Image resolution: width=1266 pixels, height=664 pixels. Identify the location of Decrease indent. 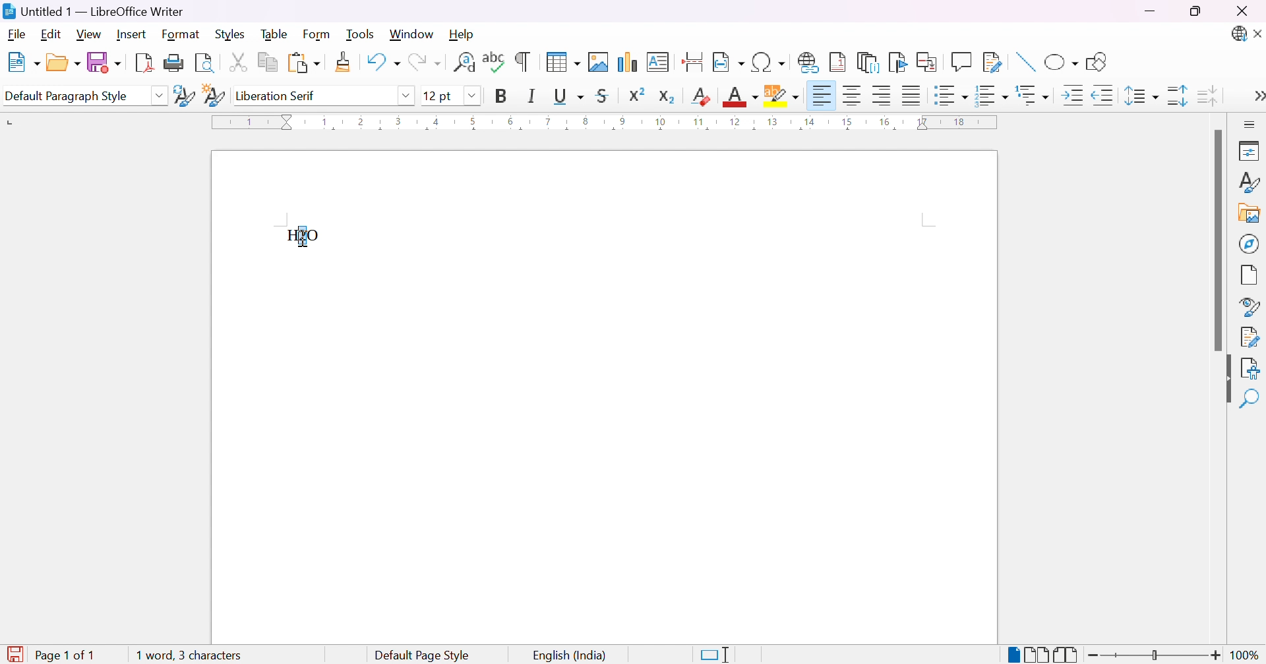
(1104, 97).